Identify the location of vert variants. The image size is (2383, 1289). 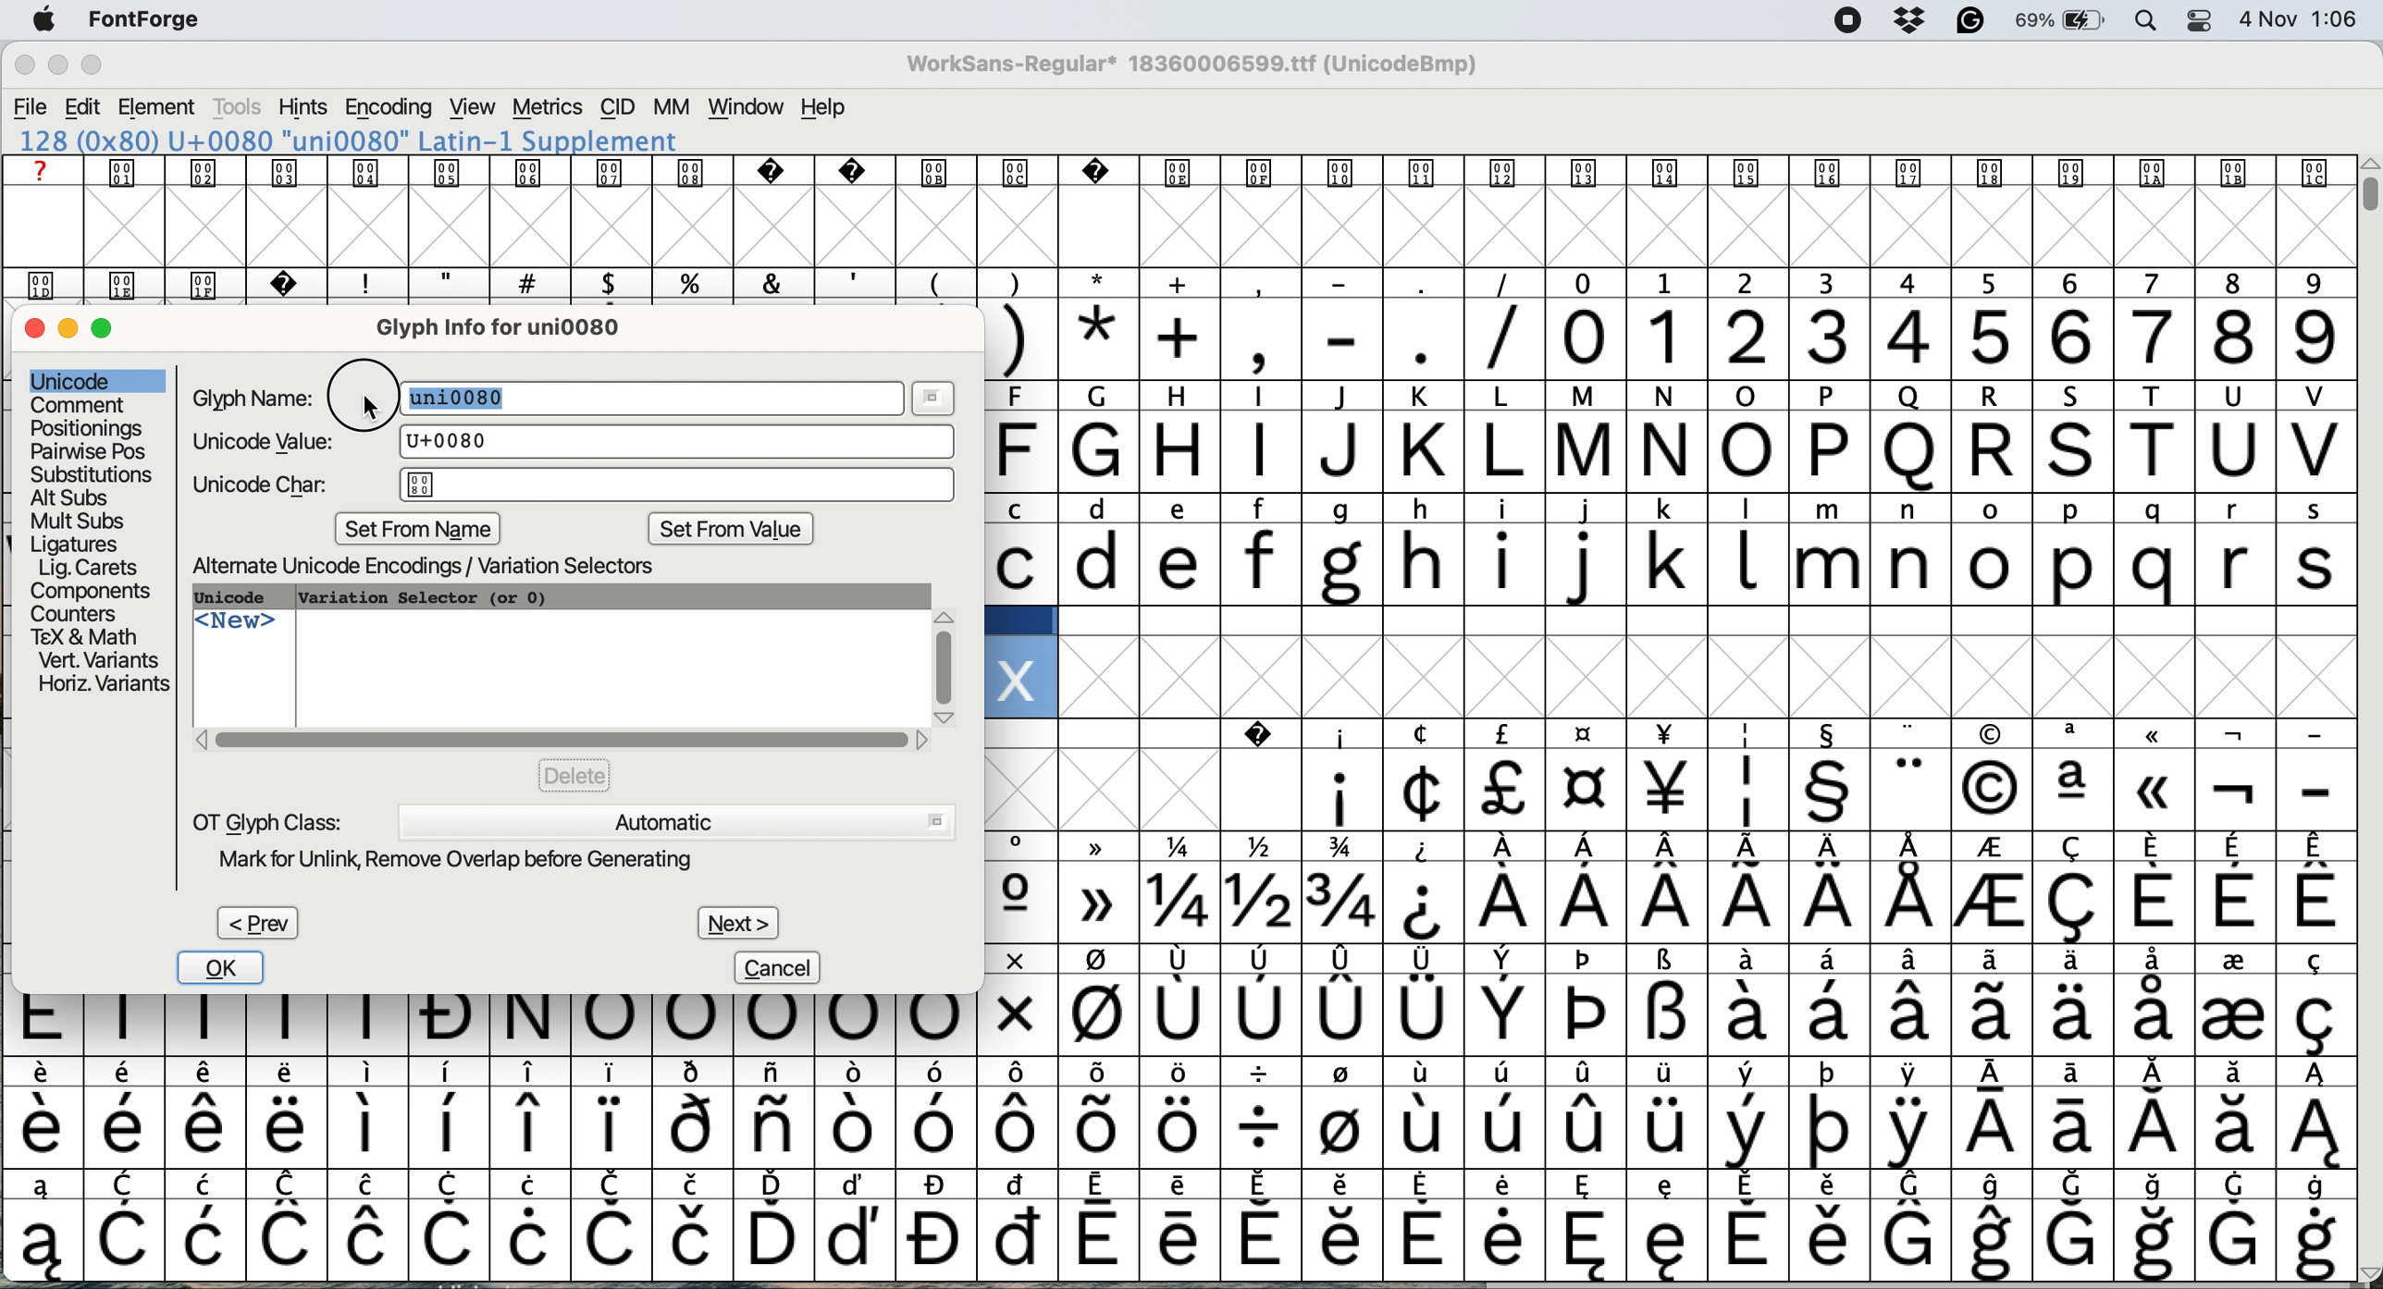
(98, 661).